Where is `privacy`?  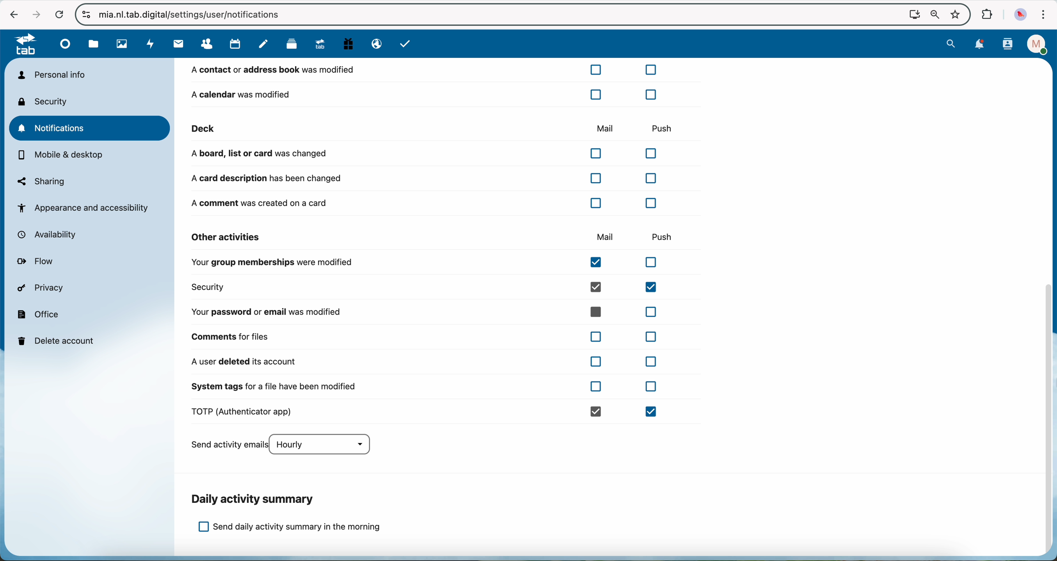
privacy is located at coordinates (43, 289).